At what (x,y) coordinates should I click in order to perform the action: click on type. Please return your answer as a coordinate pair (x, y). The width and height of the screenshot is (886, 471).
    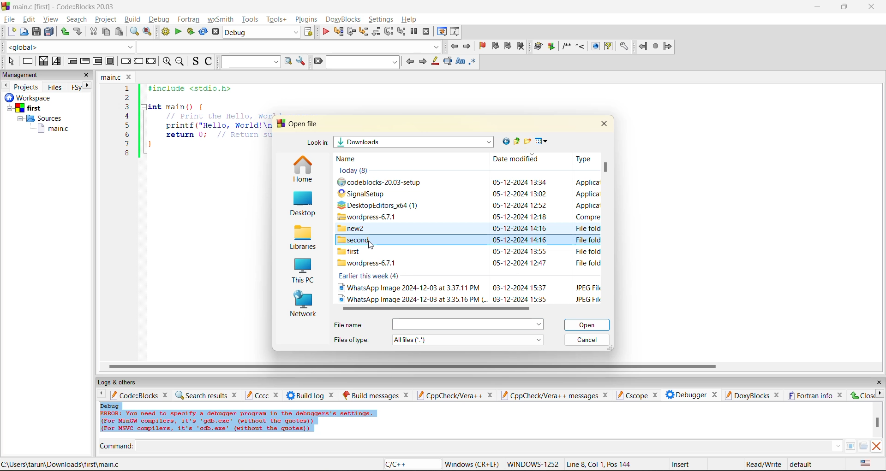
    Looking at the image, I should click on (587, 299).